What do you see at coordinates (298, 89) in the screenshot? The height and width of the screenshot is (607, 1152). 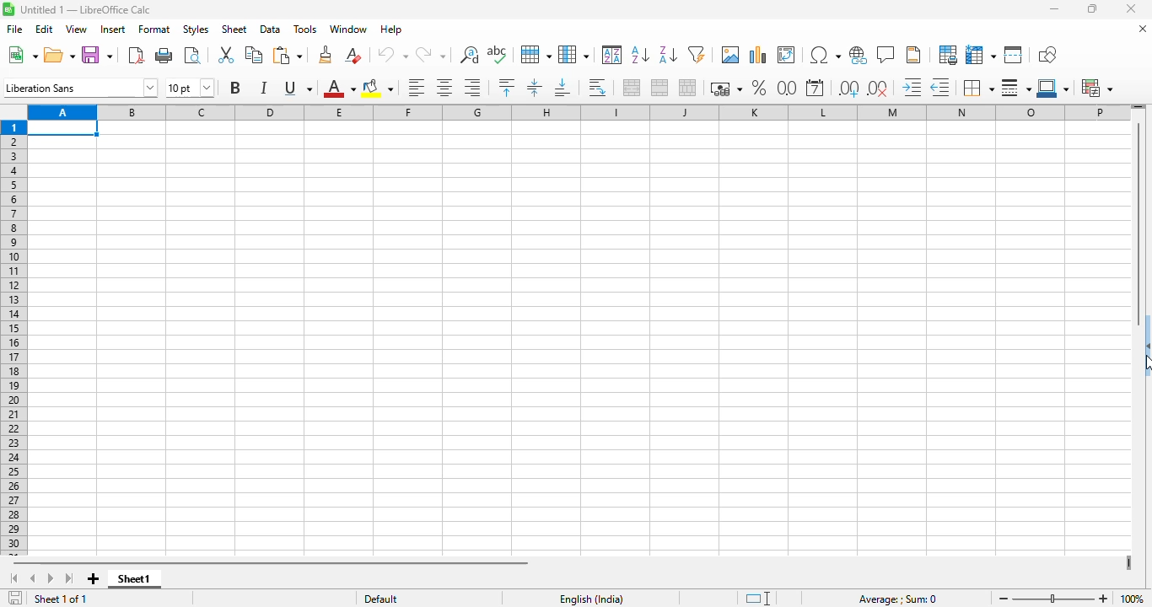 I see `underline` at bounding box center [298, 89].